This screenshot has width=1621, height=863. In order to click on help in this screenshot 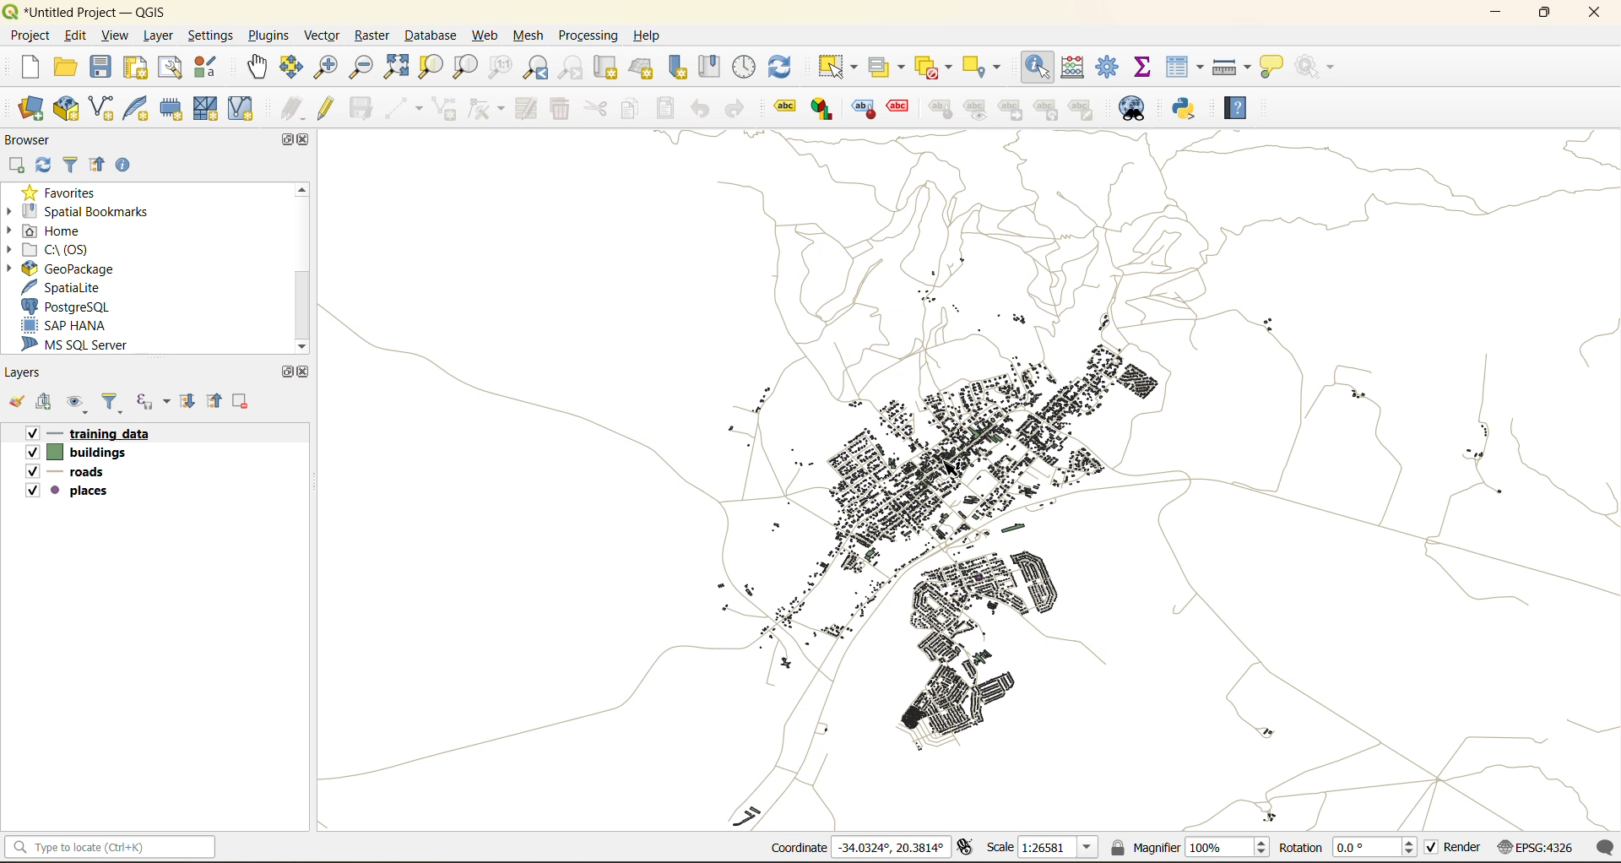, I will do `click(653, 35)`.